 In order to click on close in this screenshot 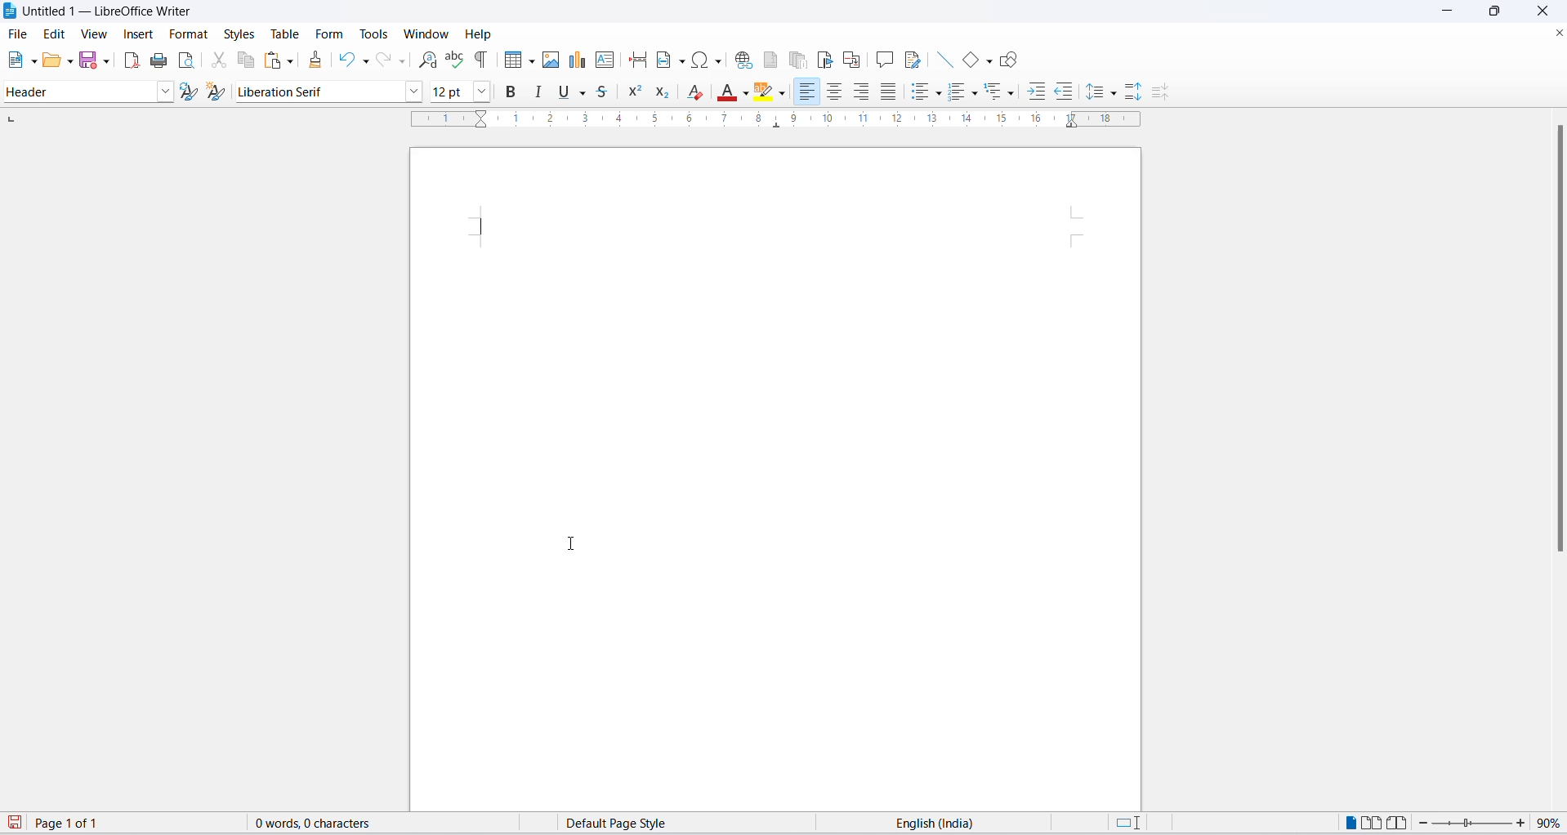, I will do `click(1557, 30)`.